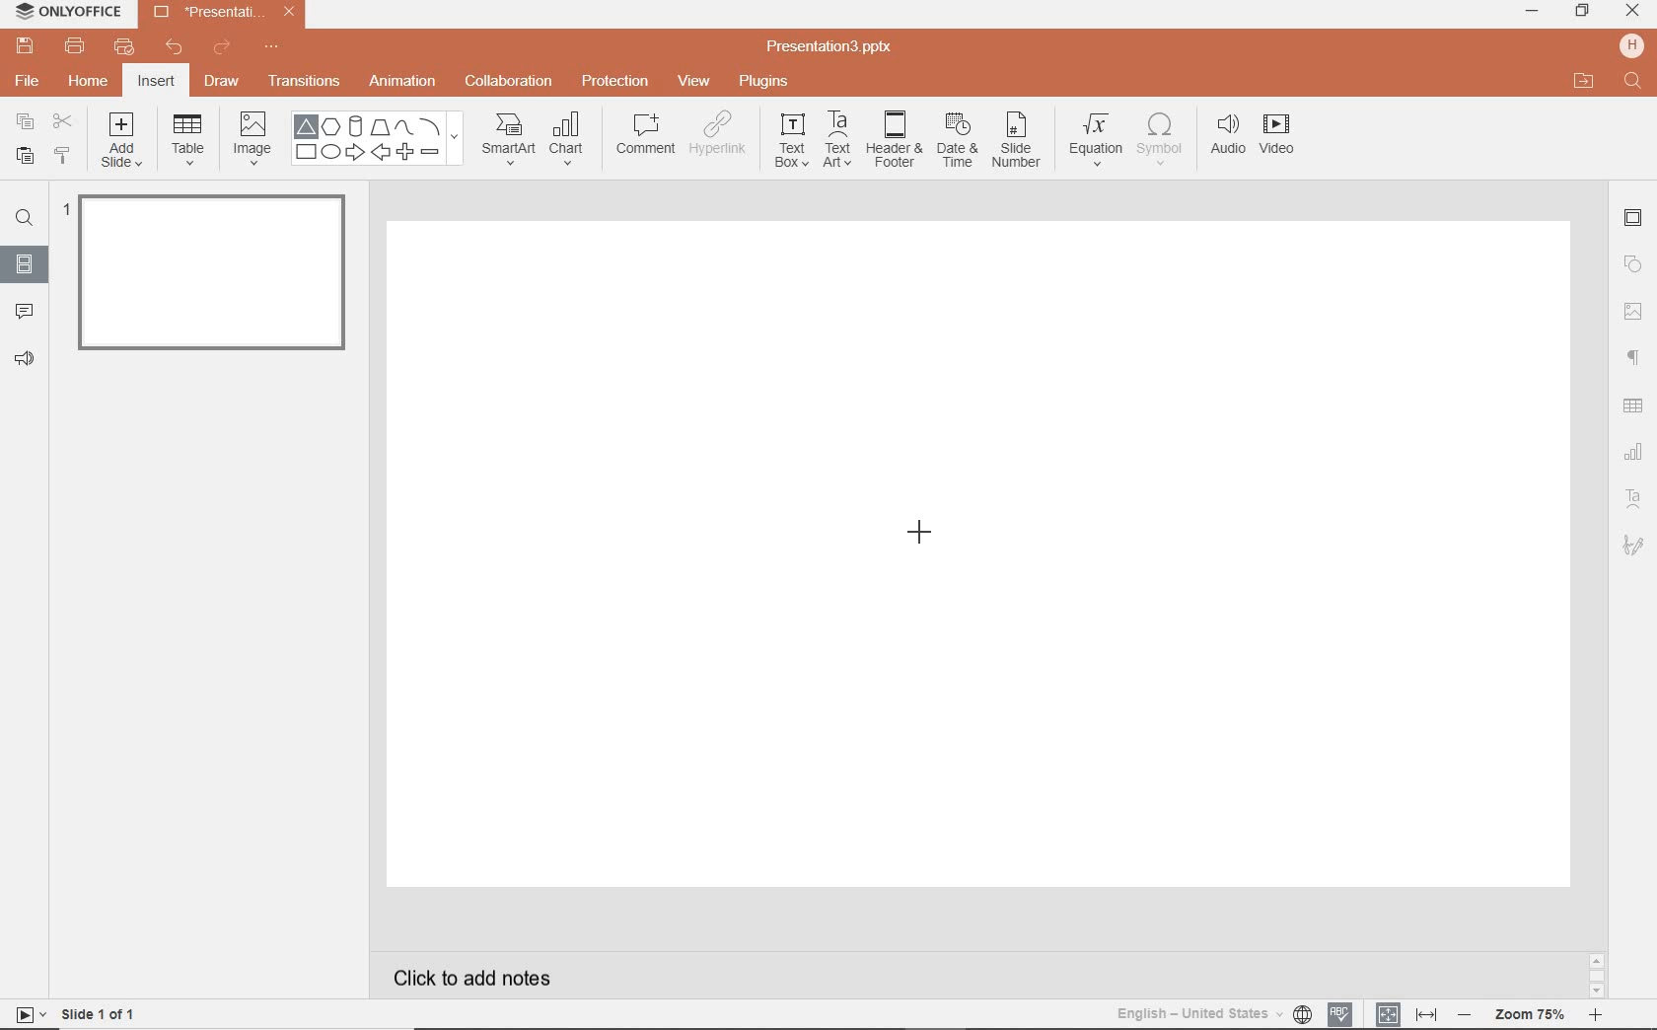  Describe the element at coordinates (832, 47) in the screenshot. I see `FILE NAME` at that location.